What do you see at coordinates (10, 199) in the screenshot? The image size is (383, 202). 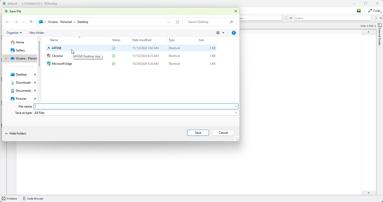 I see `problems` at bounding box center [10, 199].